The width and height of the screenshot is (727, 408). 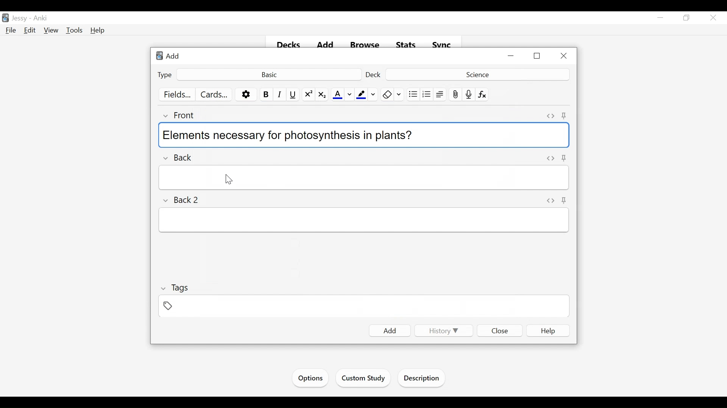 What do you see at coordinates (660, 18) in the screenshot?
I see `minimize` at bounding box center [660, 18].